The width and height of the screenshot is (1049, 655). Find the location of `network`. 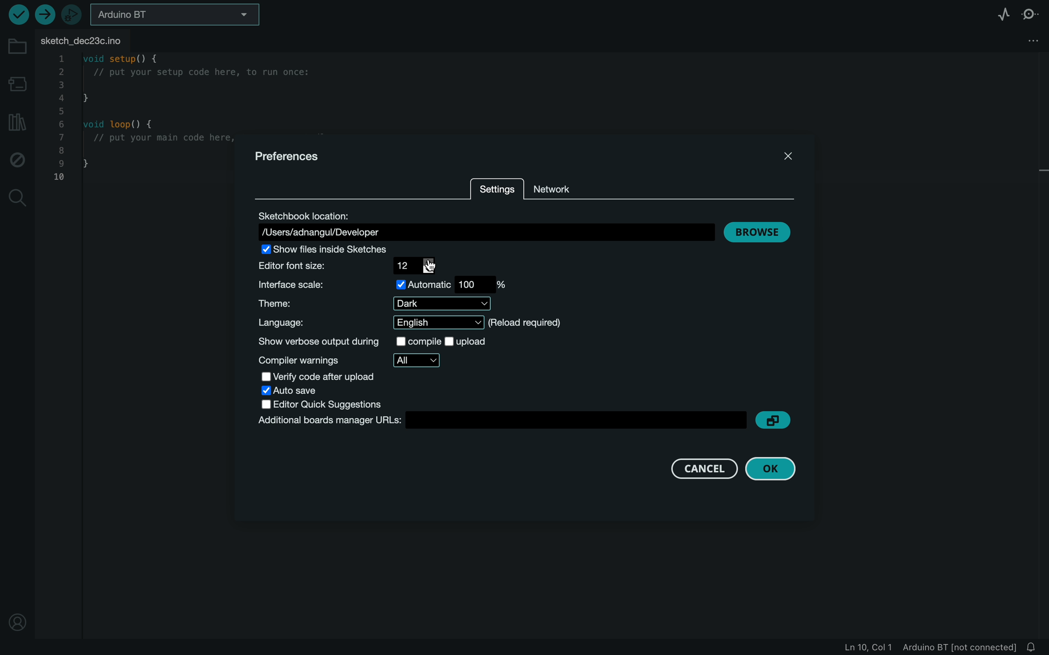

network is located at coordinates (558, 188).